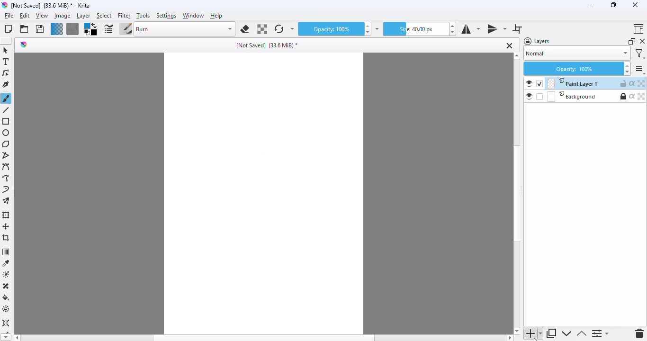 The height and width of the screenshot is (341, 647). Describe the element at coordinates (7, 156) in the screenshot. I see `polyline tool` at that location.